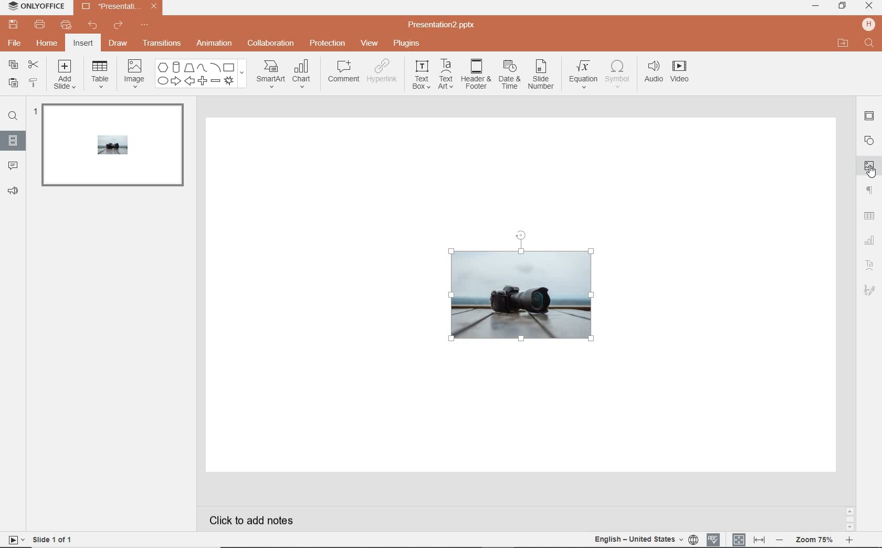 This screenshot has height=548, width=882. Describe the element at coordinates (619, 74) in the screenshot. I see `symbol` at that location.